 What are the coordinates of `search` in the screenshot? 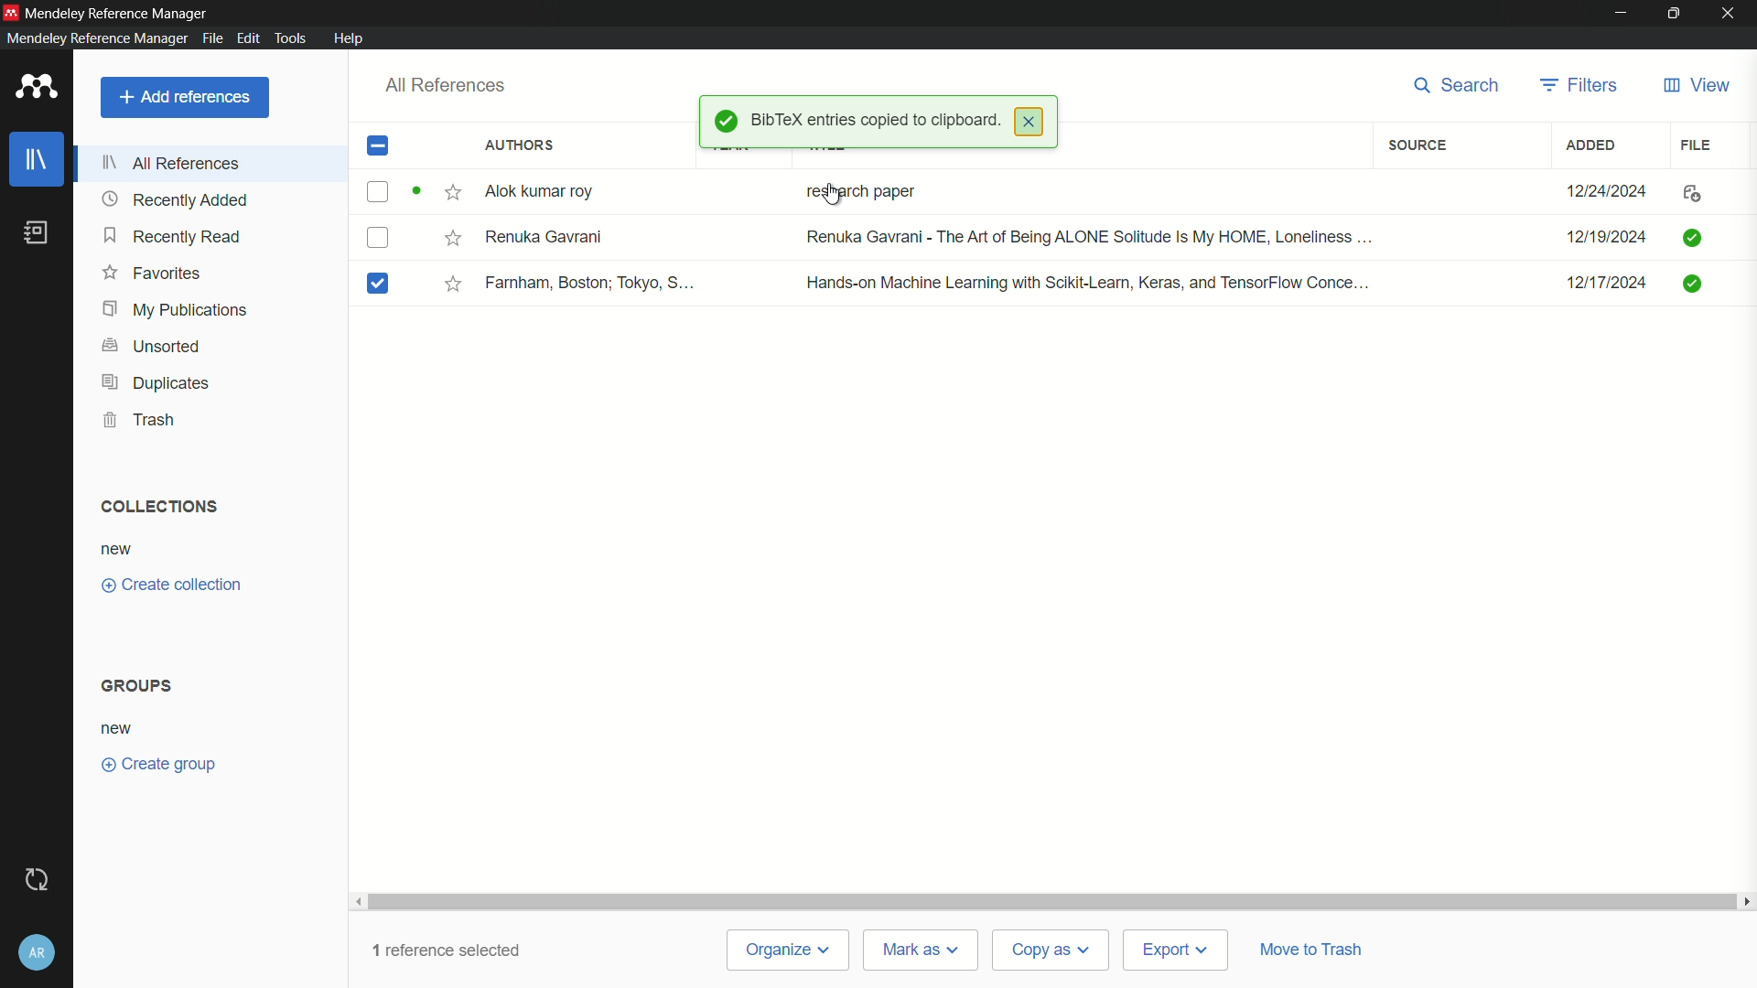 It's located at (1459, 85).